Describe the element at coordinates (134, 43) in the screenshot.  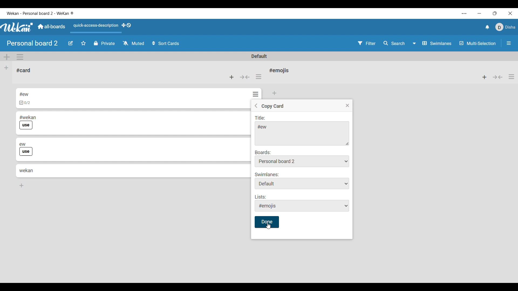
I see `Watch options` at that location.